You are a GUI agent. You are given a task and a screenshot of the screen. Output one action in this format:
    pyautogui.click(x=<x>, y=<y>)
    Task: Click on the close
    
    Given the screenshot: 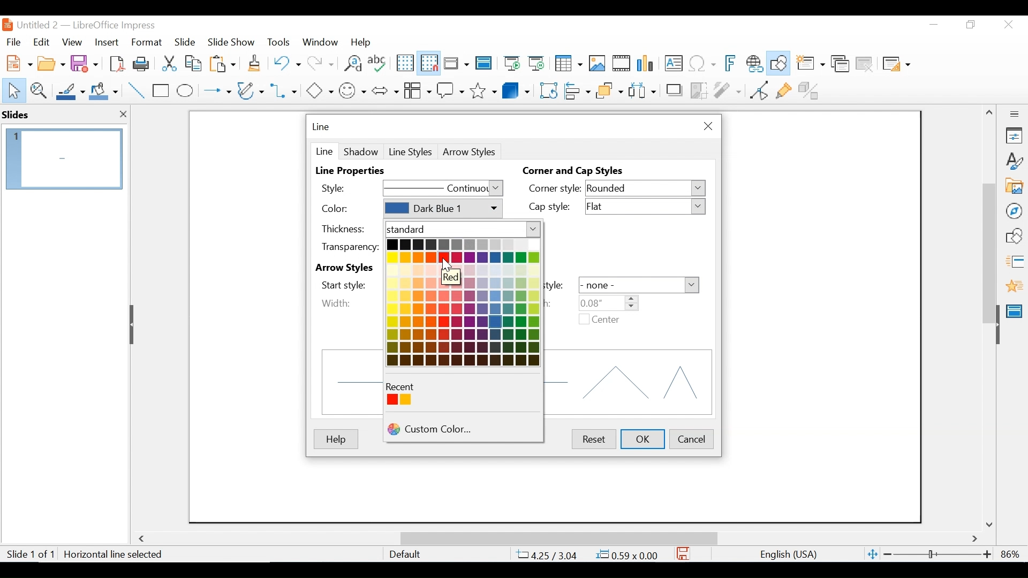 What is the action you would take?
    pyautogui.click(x=123, y=115)
    